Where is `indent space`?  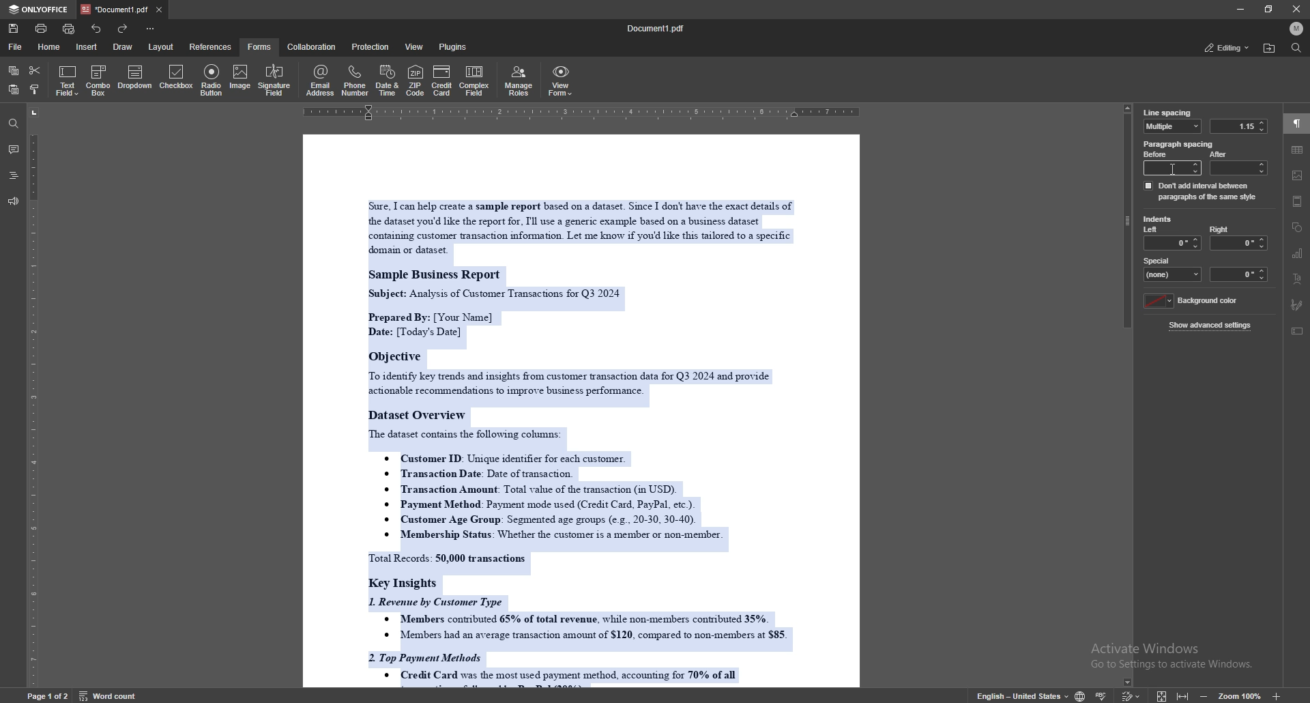
indent space is located at coordinates (1240, 274).